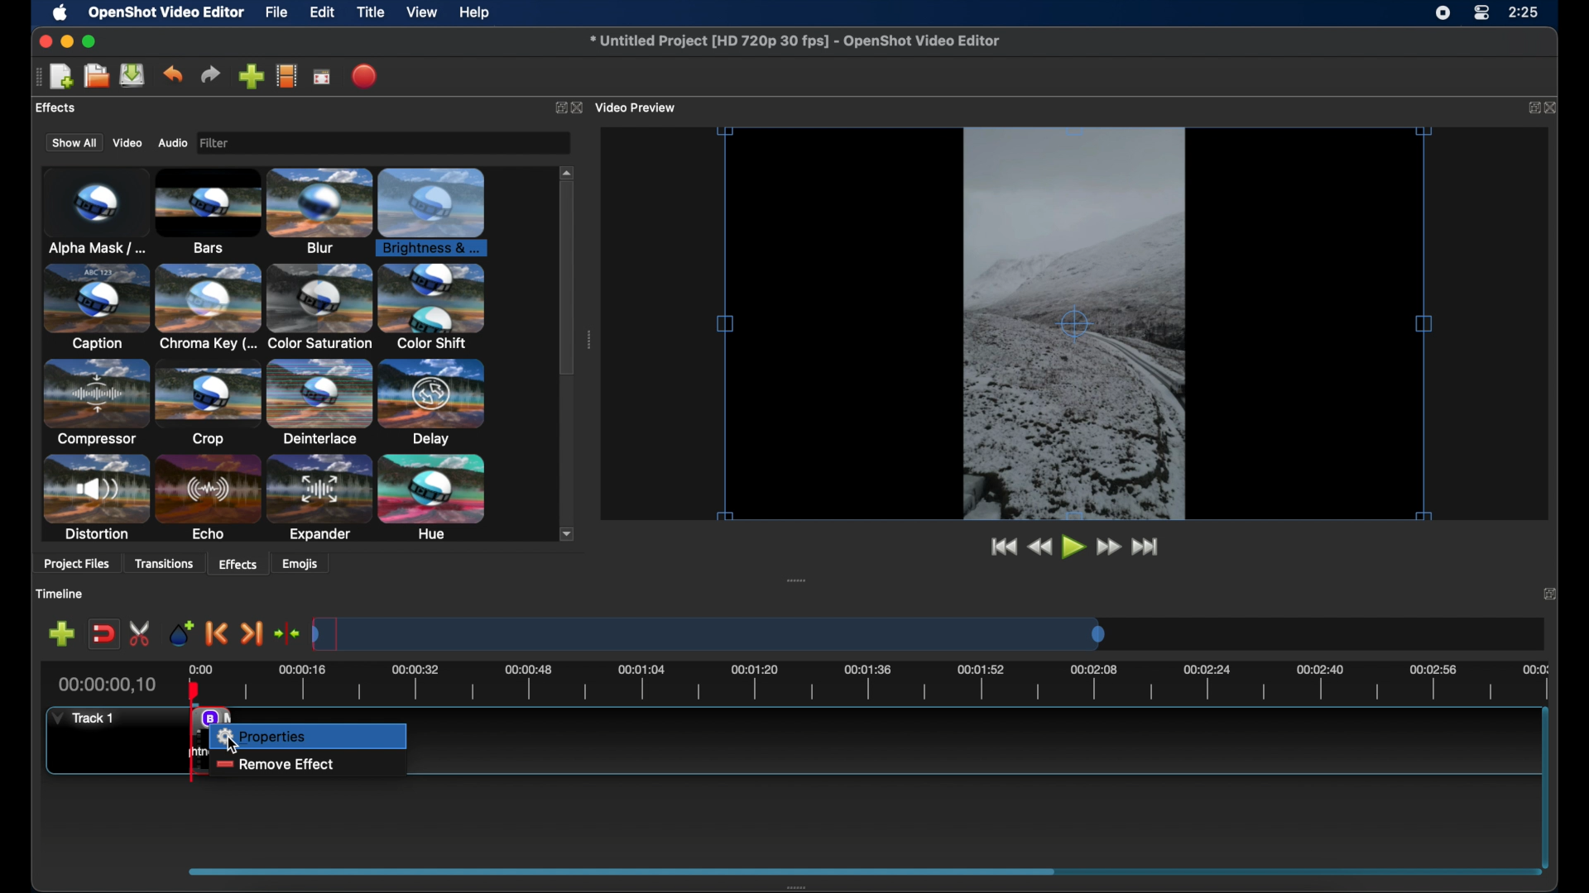  I want to click on color shift, so click(432, 306).